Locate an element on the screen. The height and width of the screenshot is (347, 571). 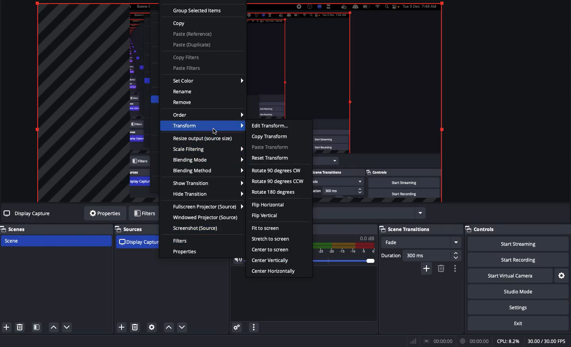
Recording is located at coordinates (475, 341).